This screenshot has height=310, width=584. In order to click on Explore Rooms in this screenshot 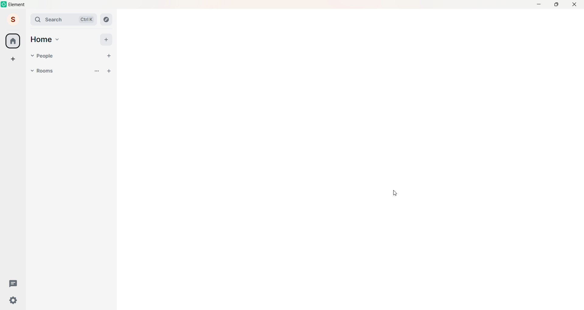, I will do `click(106, 19)`.